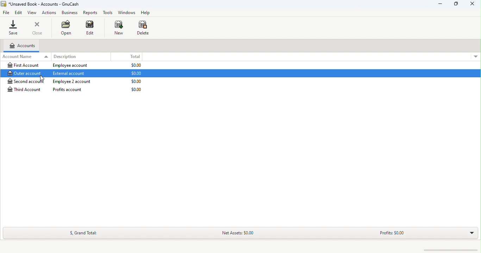 This screenshot has width=481, height=253. What do you see at coordinates (469, 232) in the screenshot?
I see `Drop down menu` at bounding box center [469, 232].